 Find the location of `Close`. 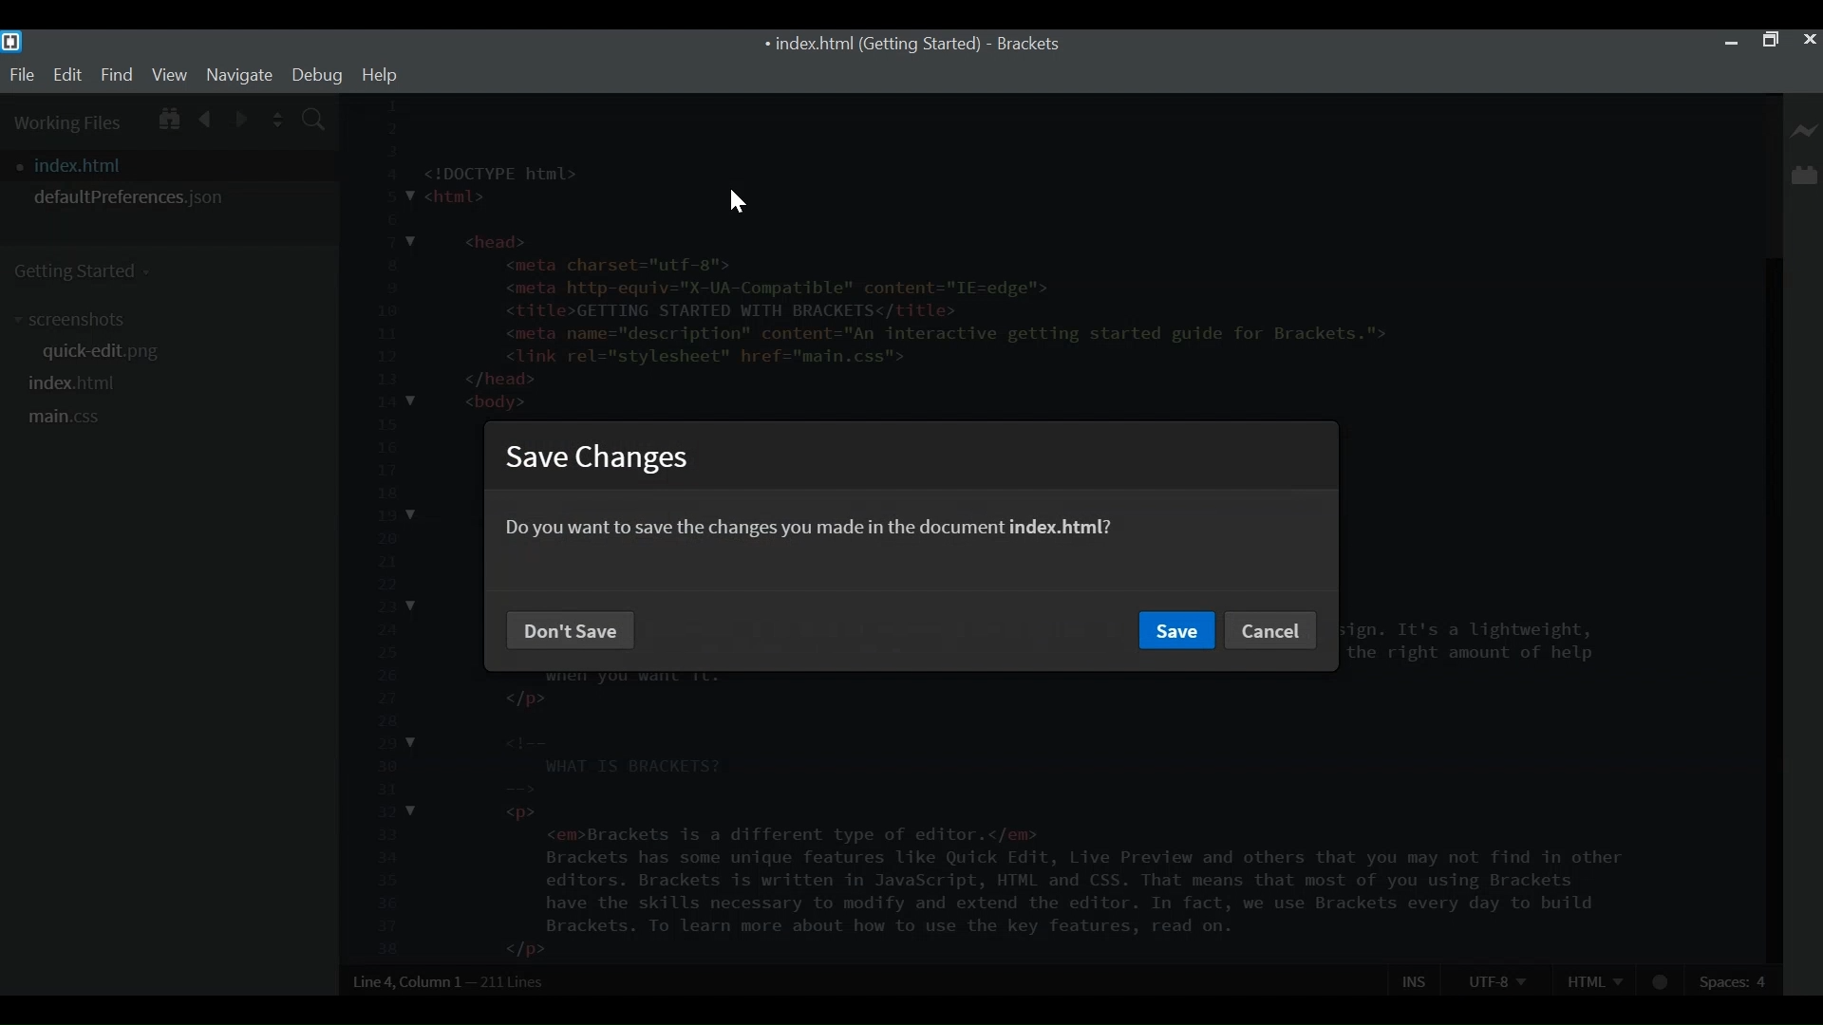

Close is located at coordinates (1809, 40).